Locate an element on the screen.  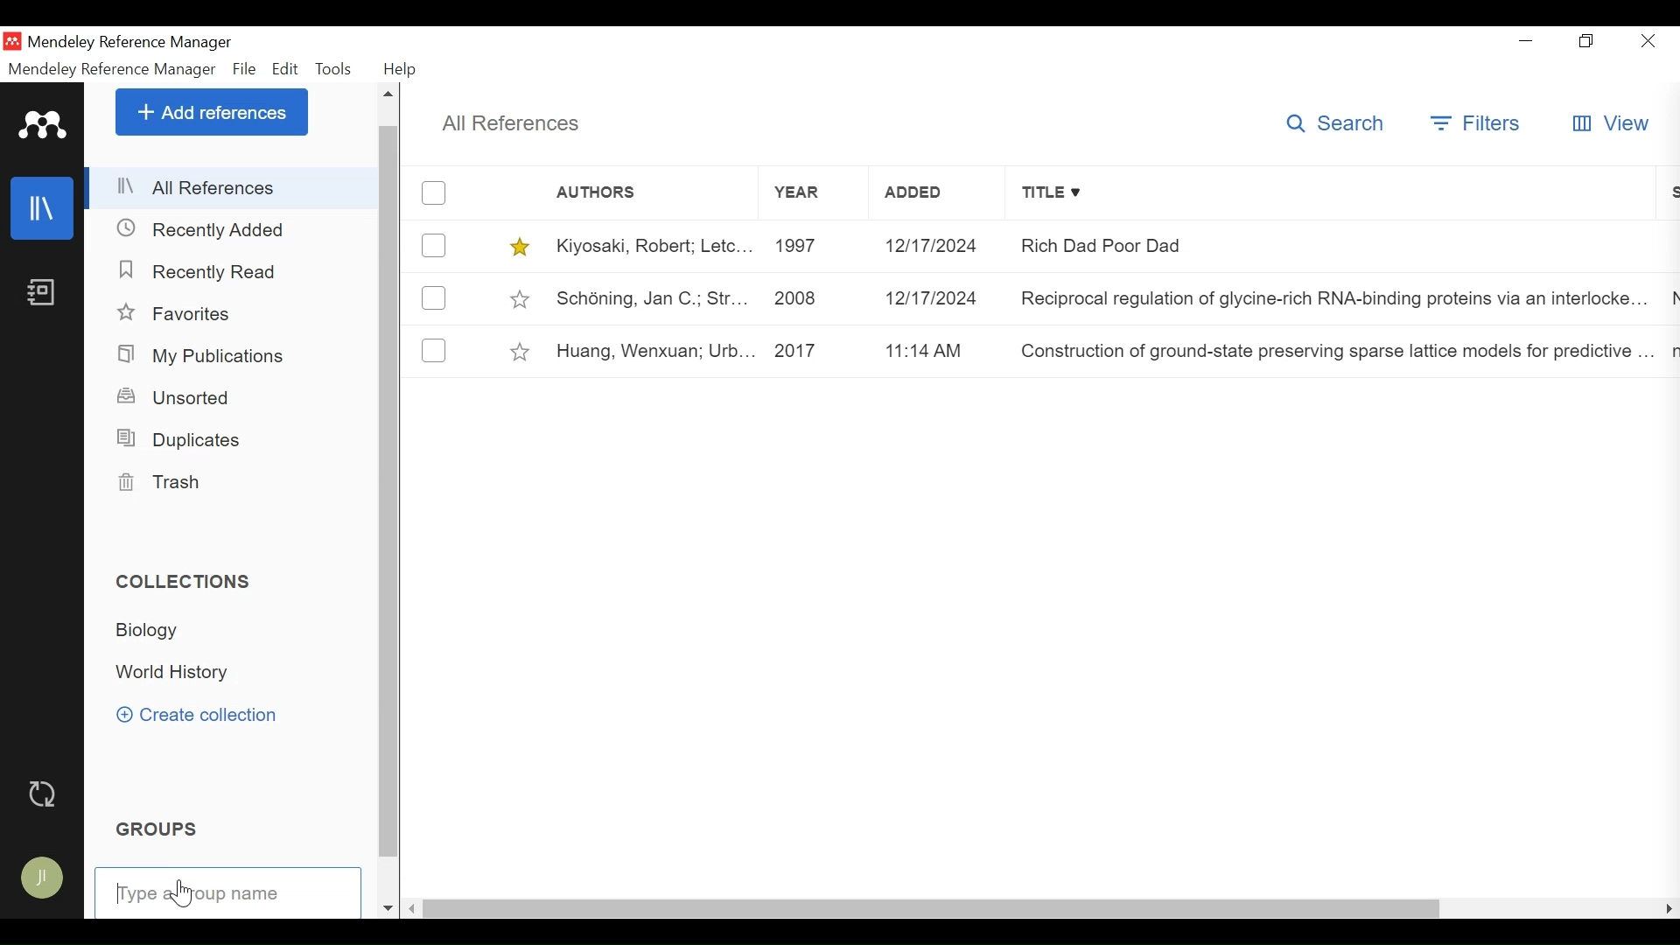
Edit is located at coordinates (284, 69).